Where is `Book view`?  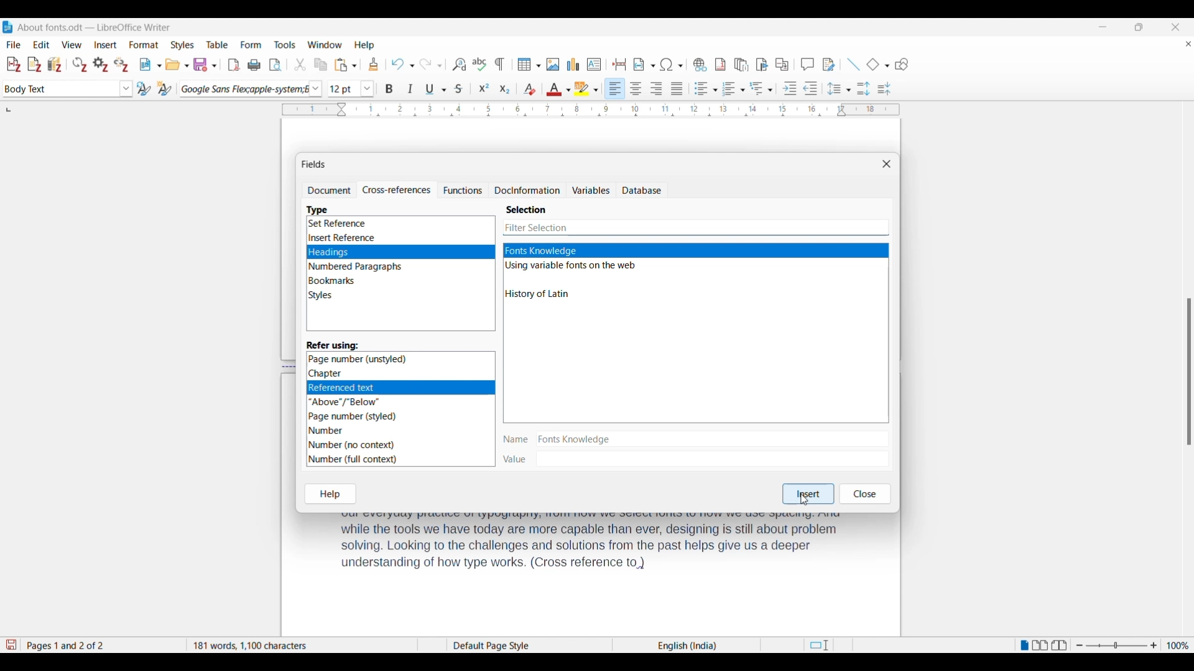
Book view is located at coordinates (1060, 645).